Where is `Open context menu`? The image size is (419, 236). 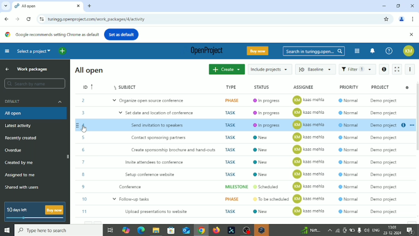
Open context menu is located at coordinates (411, 125).